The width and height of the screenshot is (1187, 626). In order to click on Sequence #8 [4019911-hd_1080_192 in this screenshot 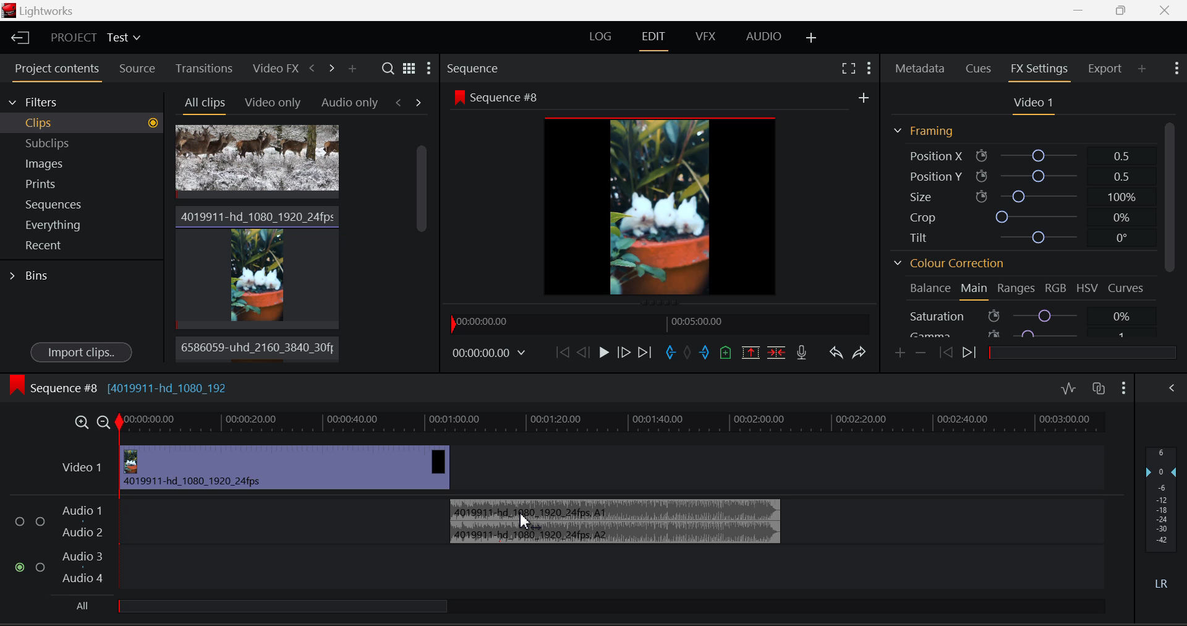, I will do `click(119, 385)`.